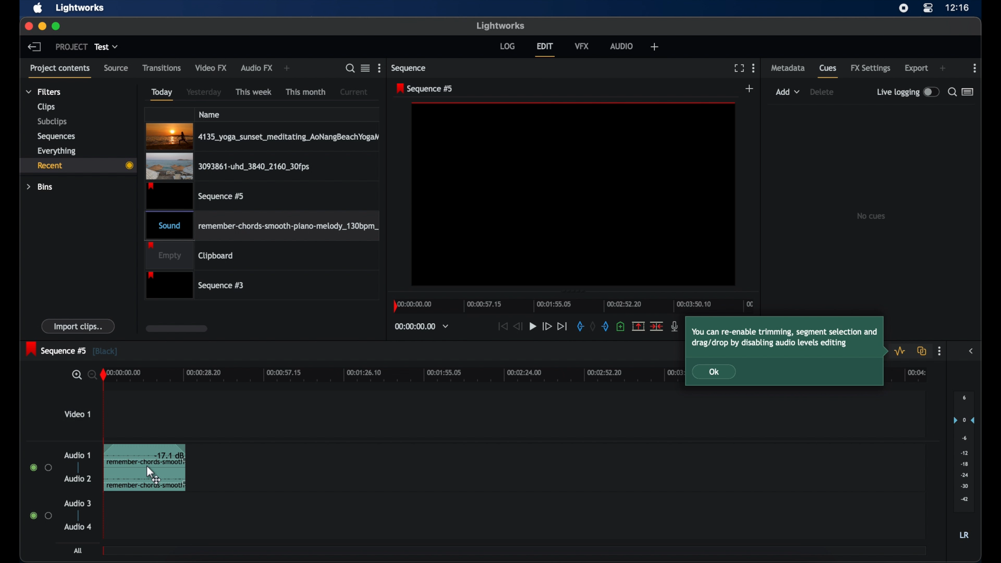  What do you see at coordinates (288, 68) in the screenshot?
I see `add` at bounding box center [288, 68].